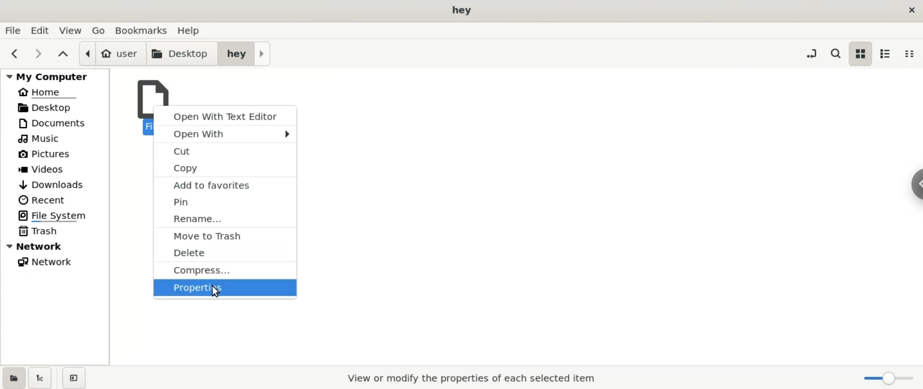  What do you see at coordinates (218, 292) in the screenshot?
I see `cursor` at bounding box center [218, 292].